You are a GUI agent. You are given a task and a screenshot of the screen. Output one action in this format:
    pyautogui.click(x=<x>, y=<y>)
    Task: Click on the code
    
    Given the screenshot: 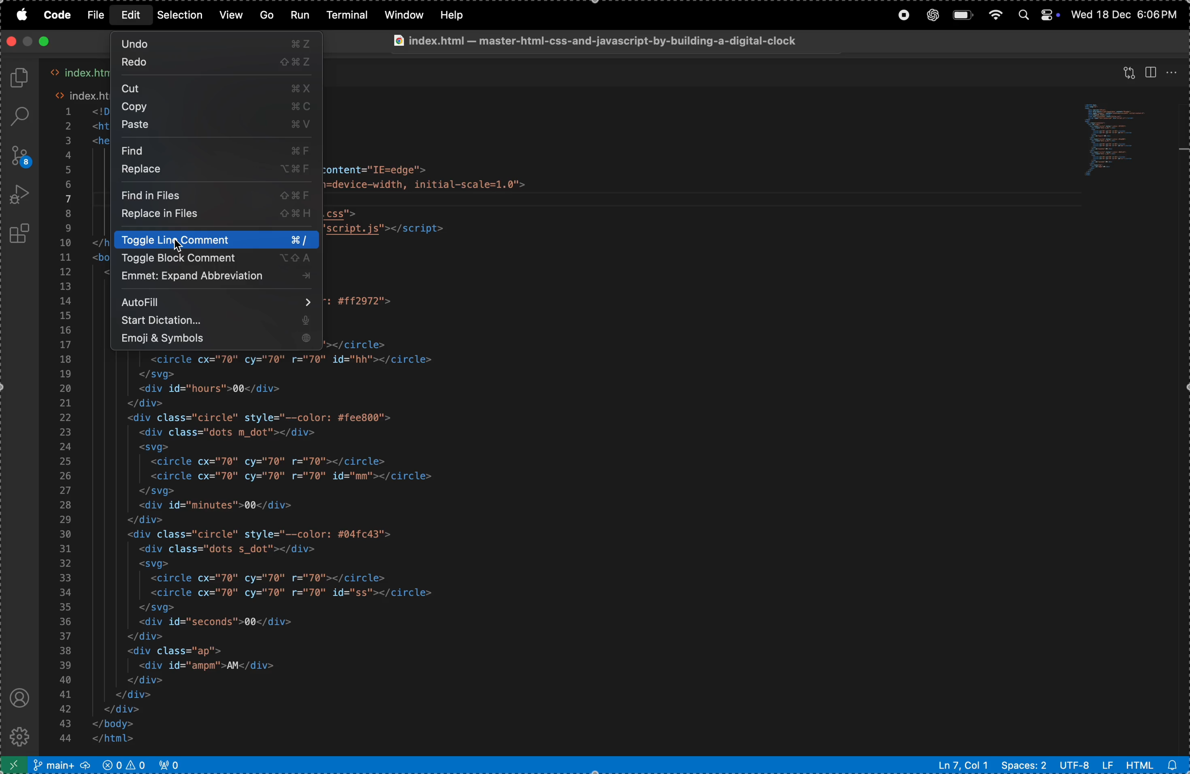 What is the action you would take?
    pyautogui.click(x=57, y=15)
    